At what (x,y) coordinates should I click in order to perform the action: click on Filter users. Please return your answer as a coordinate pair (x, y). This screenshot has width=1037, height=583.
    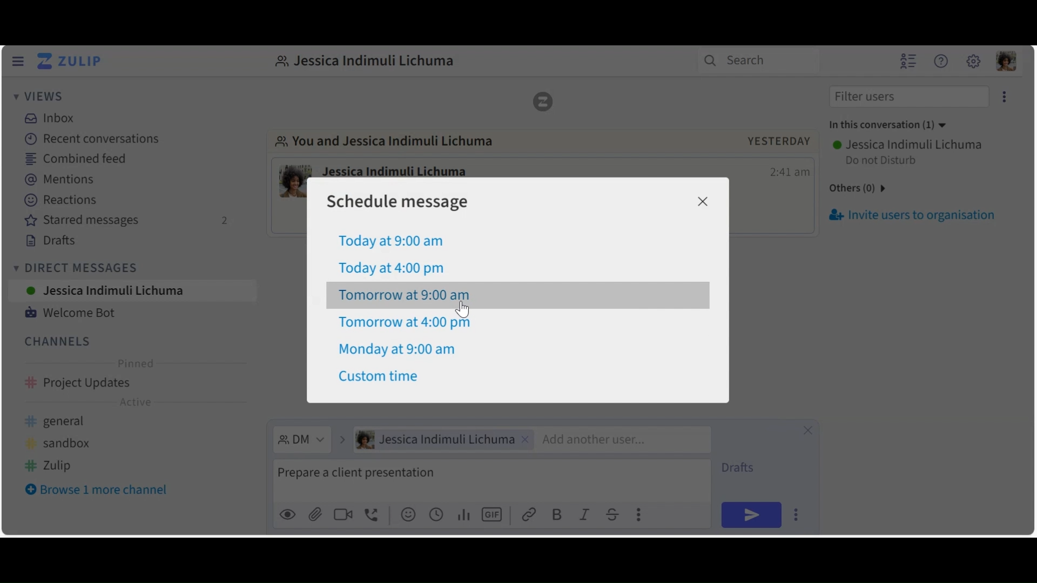
    Looking at the image, I should click on (908, 96).